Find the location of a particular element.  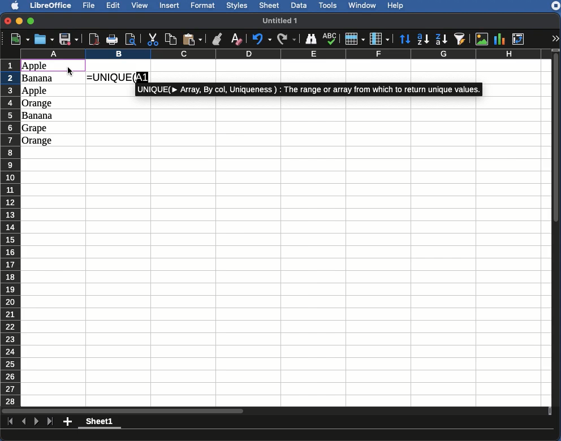

Banana is located at coordinates (40, 79).